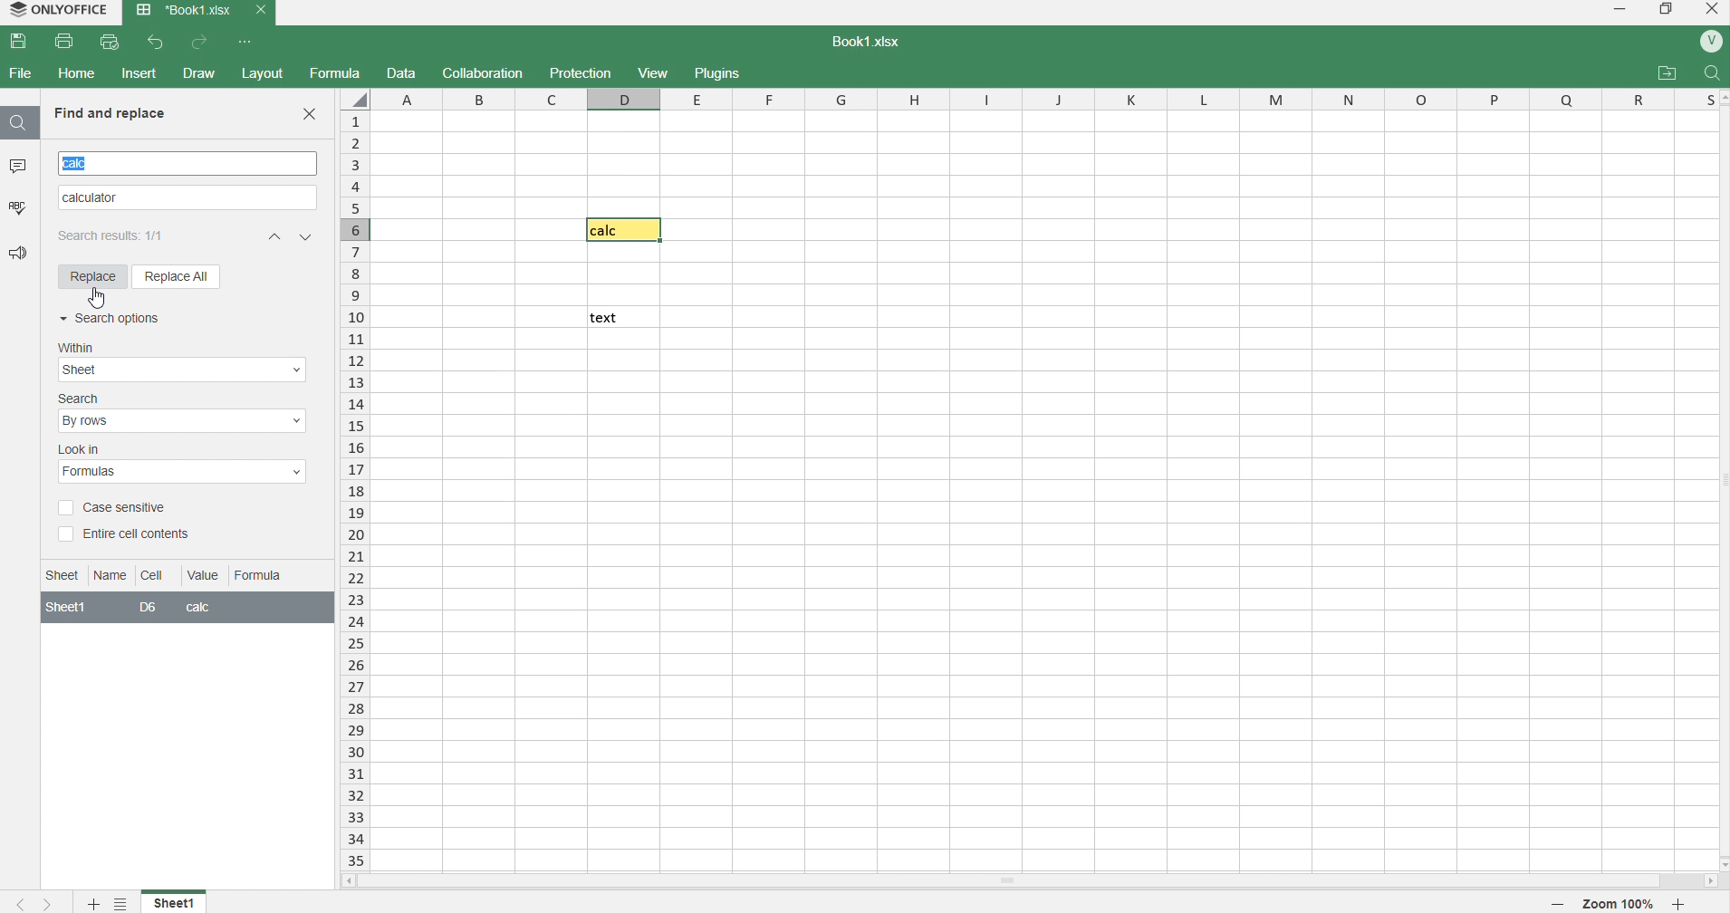 The image size is (1730, 913). I want to click on profile, so click(1706, 42).